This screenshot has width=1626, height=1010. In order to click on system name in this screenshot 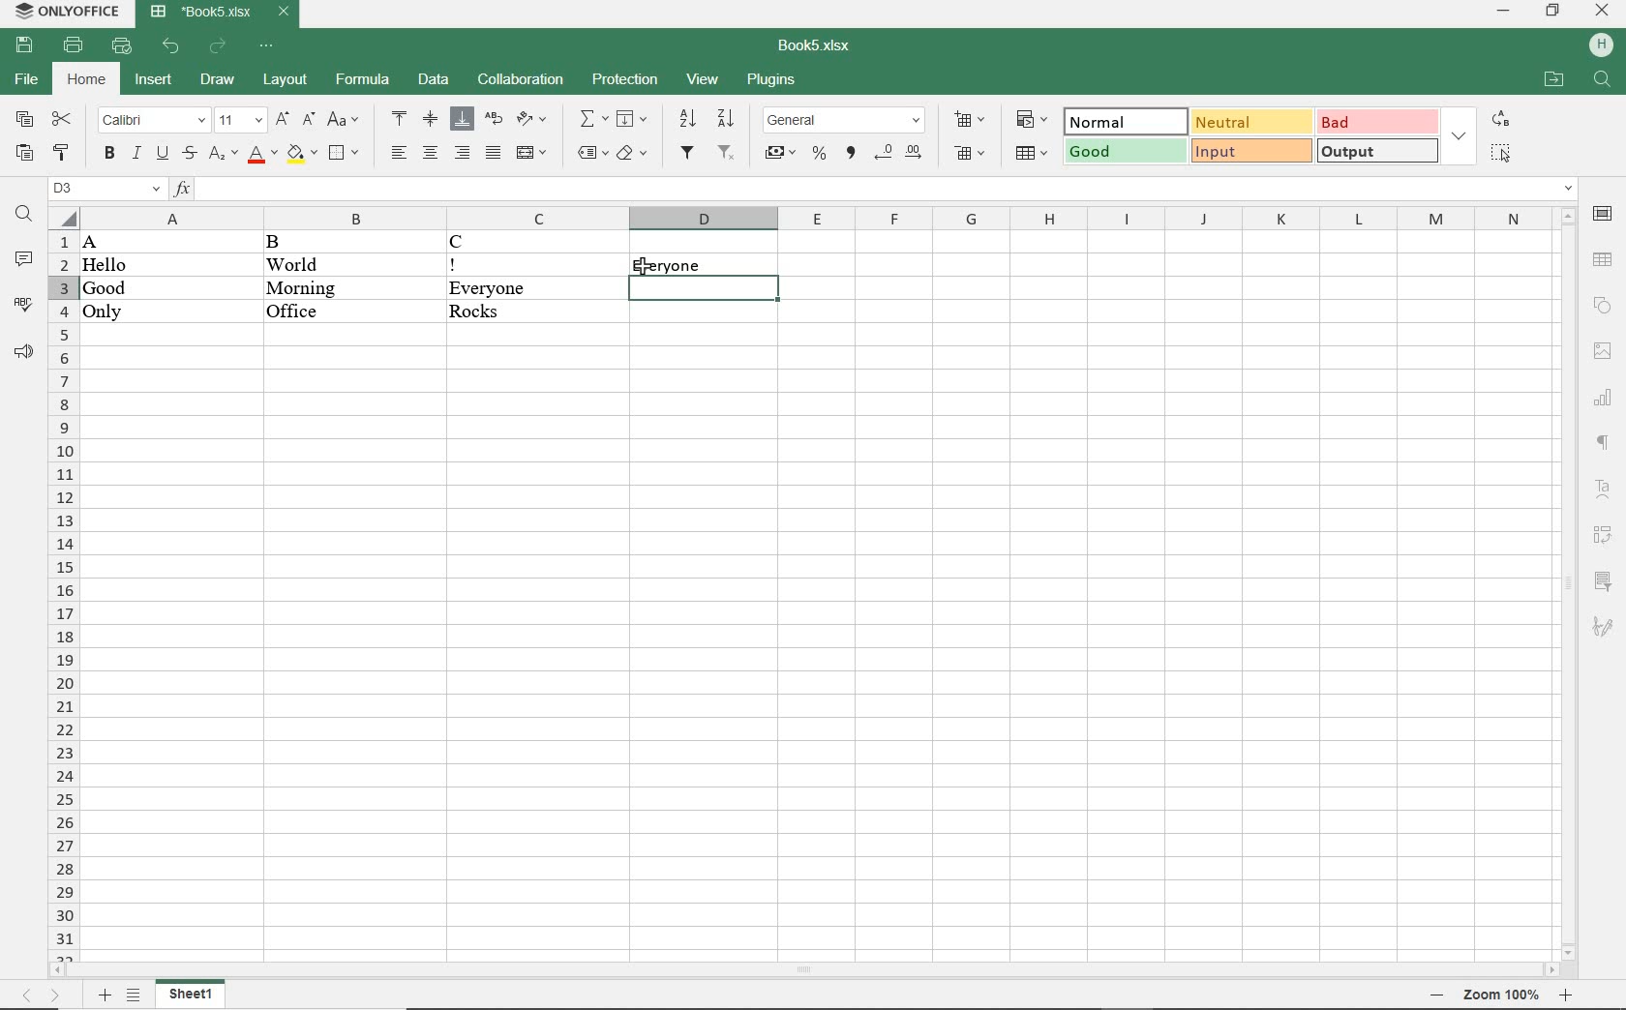, I will do `click(64, 12)`.